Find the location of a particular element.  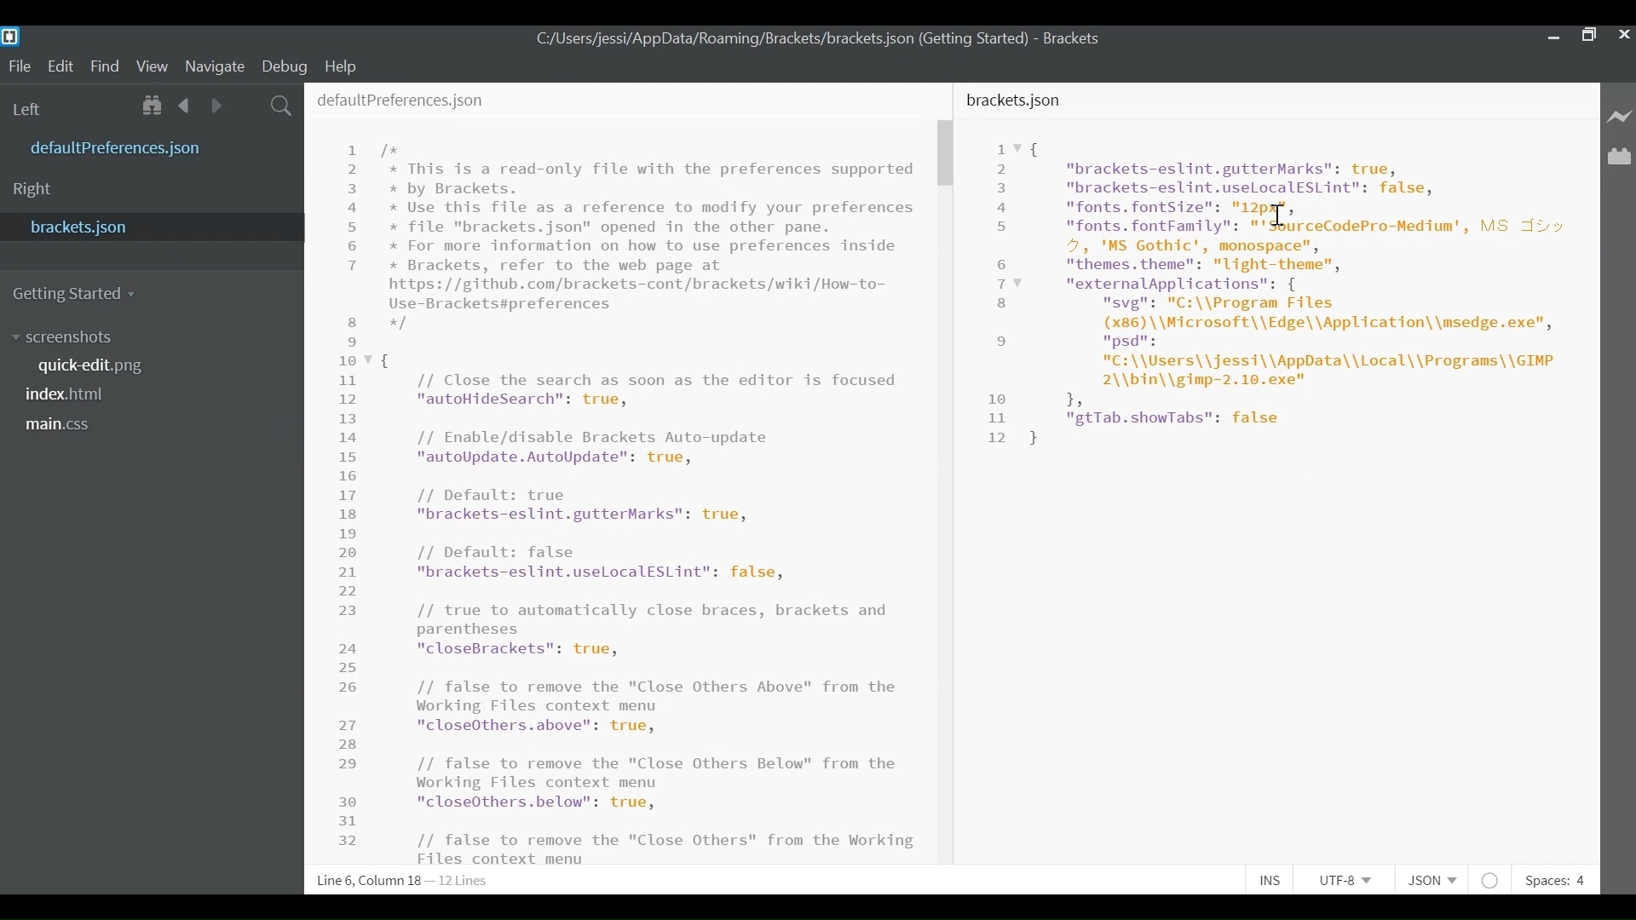

No lintel Available for JSON is located at coordinates (1495, 880).